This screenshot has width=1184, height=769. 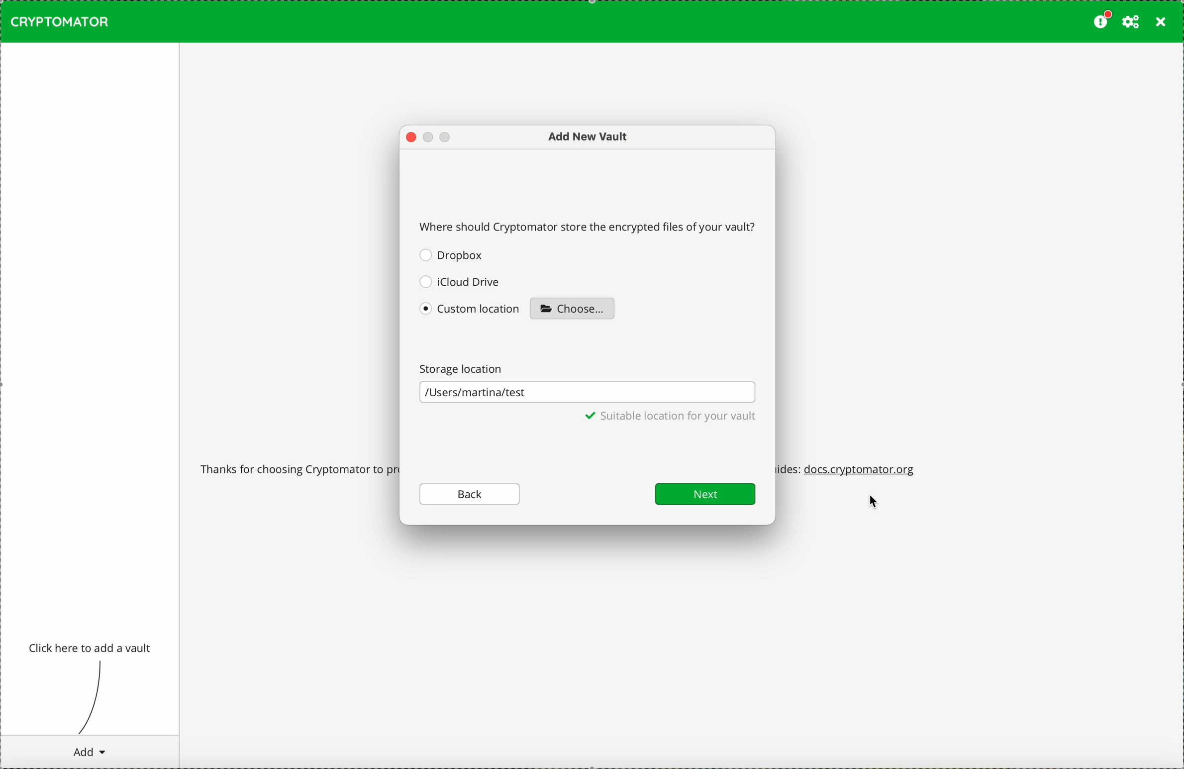 I want to click on close, so click(x=1161, y=22).